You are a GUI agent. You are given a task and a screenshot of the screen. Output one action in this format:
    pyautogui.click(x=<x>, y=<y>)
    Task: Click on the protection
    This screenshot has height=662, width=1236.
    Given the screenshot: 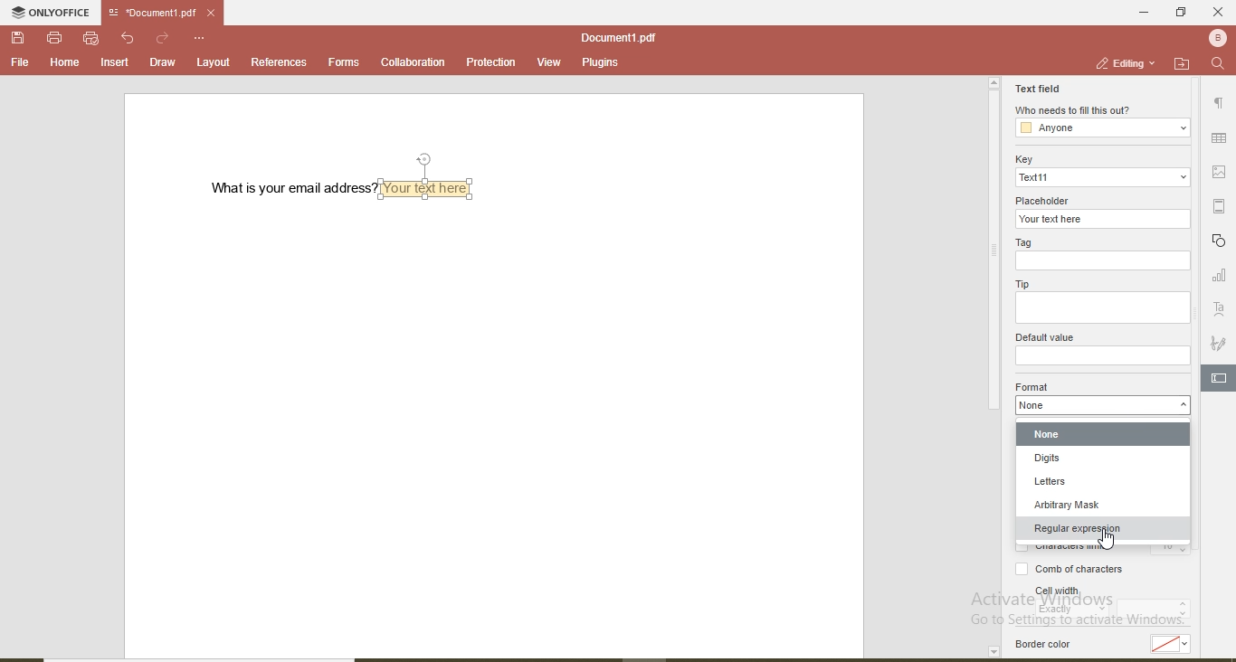 What is the action you would take?
    pyautogui.click(x=490, y=62)
    